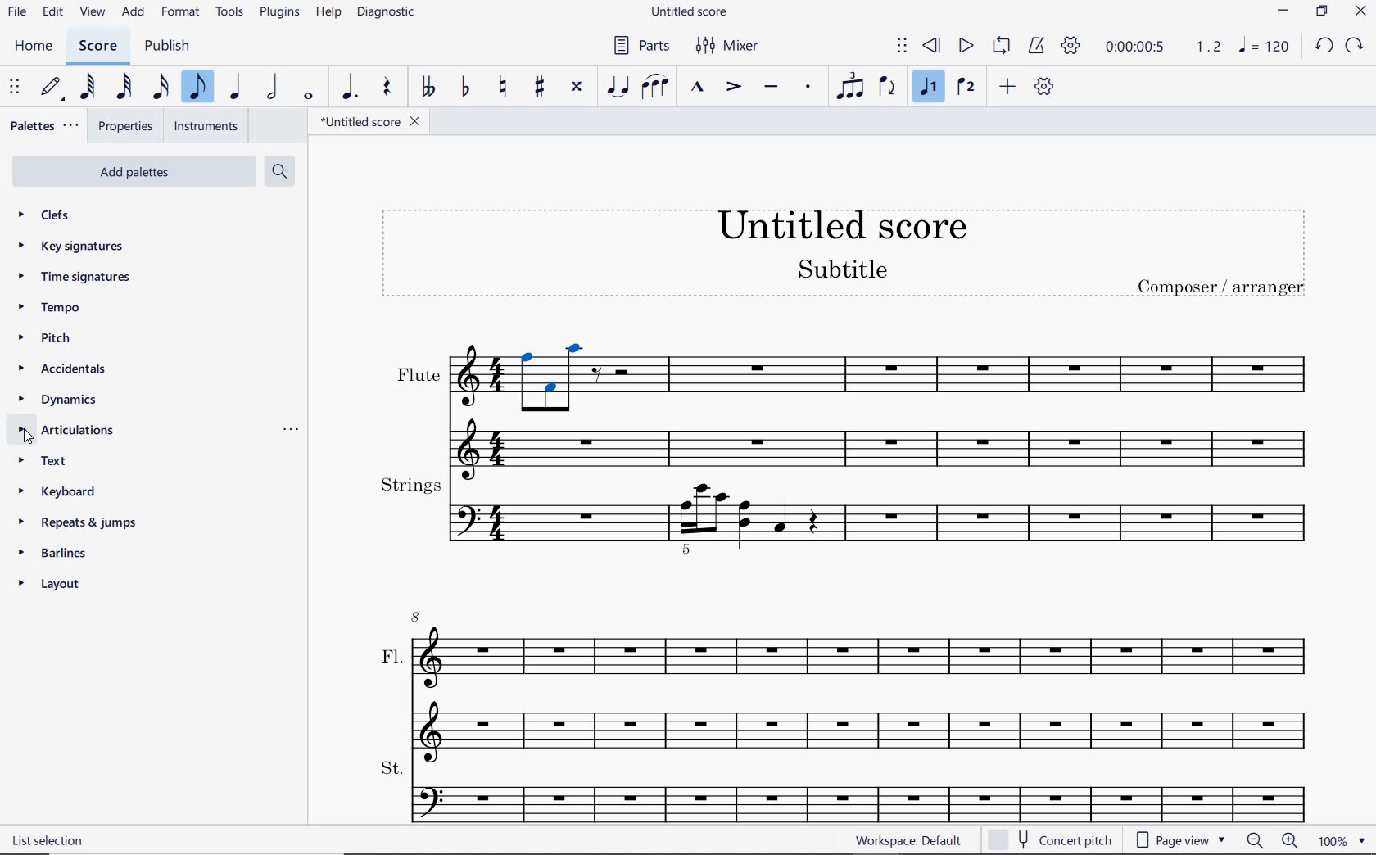 This screenshot has width=1376, height=855. I want to click on workspace default, so click(908, 840).